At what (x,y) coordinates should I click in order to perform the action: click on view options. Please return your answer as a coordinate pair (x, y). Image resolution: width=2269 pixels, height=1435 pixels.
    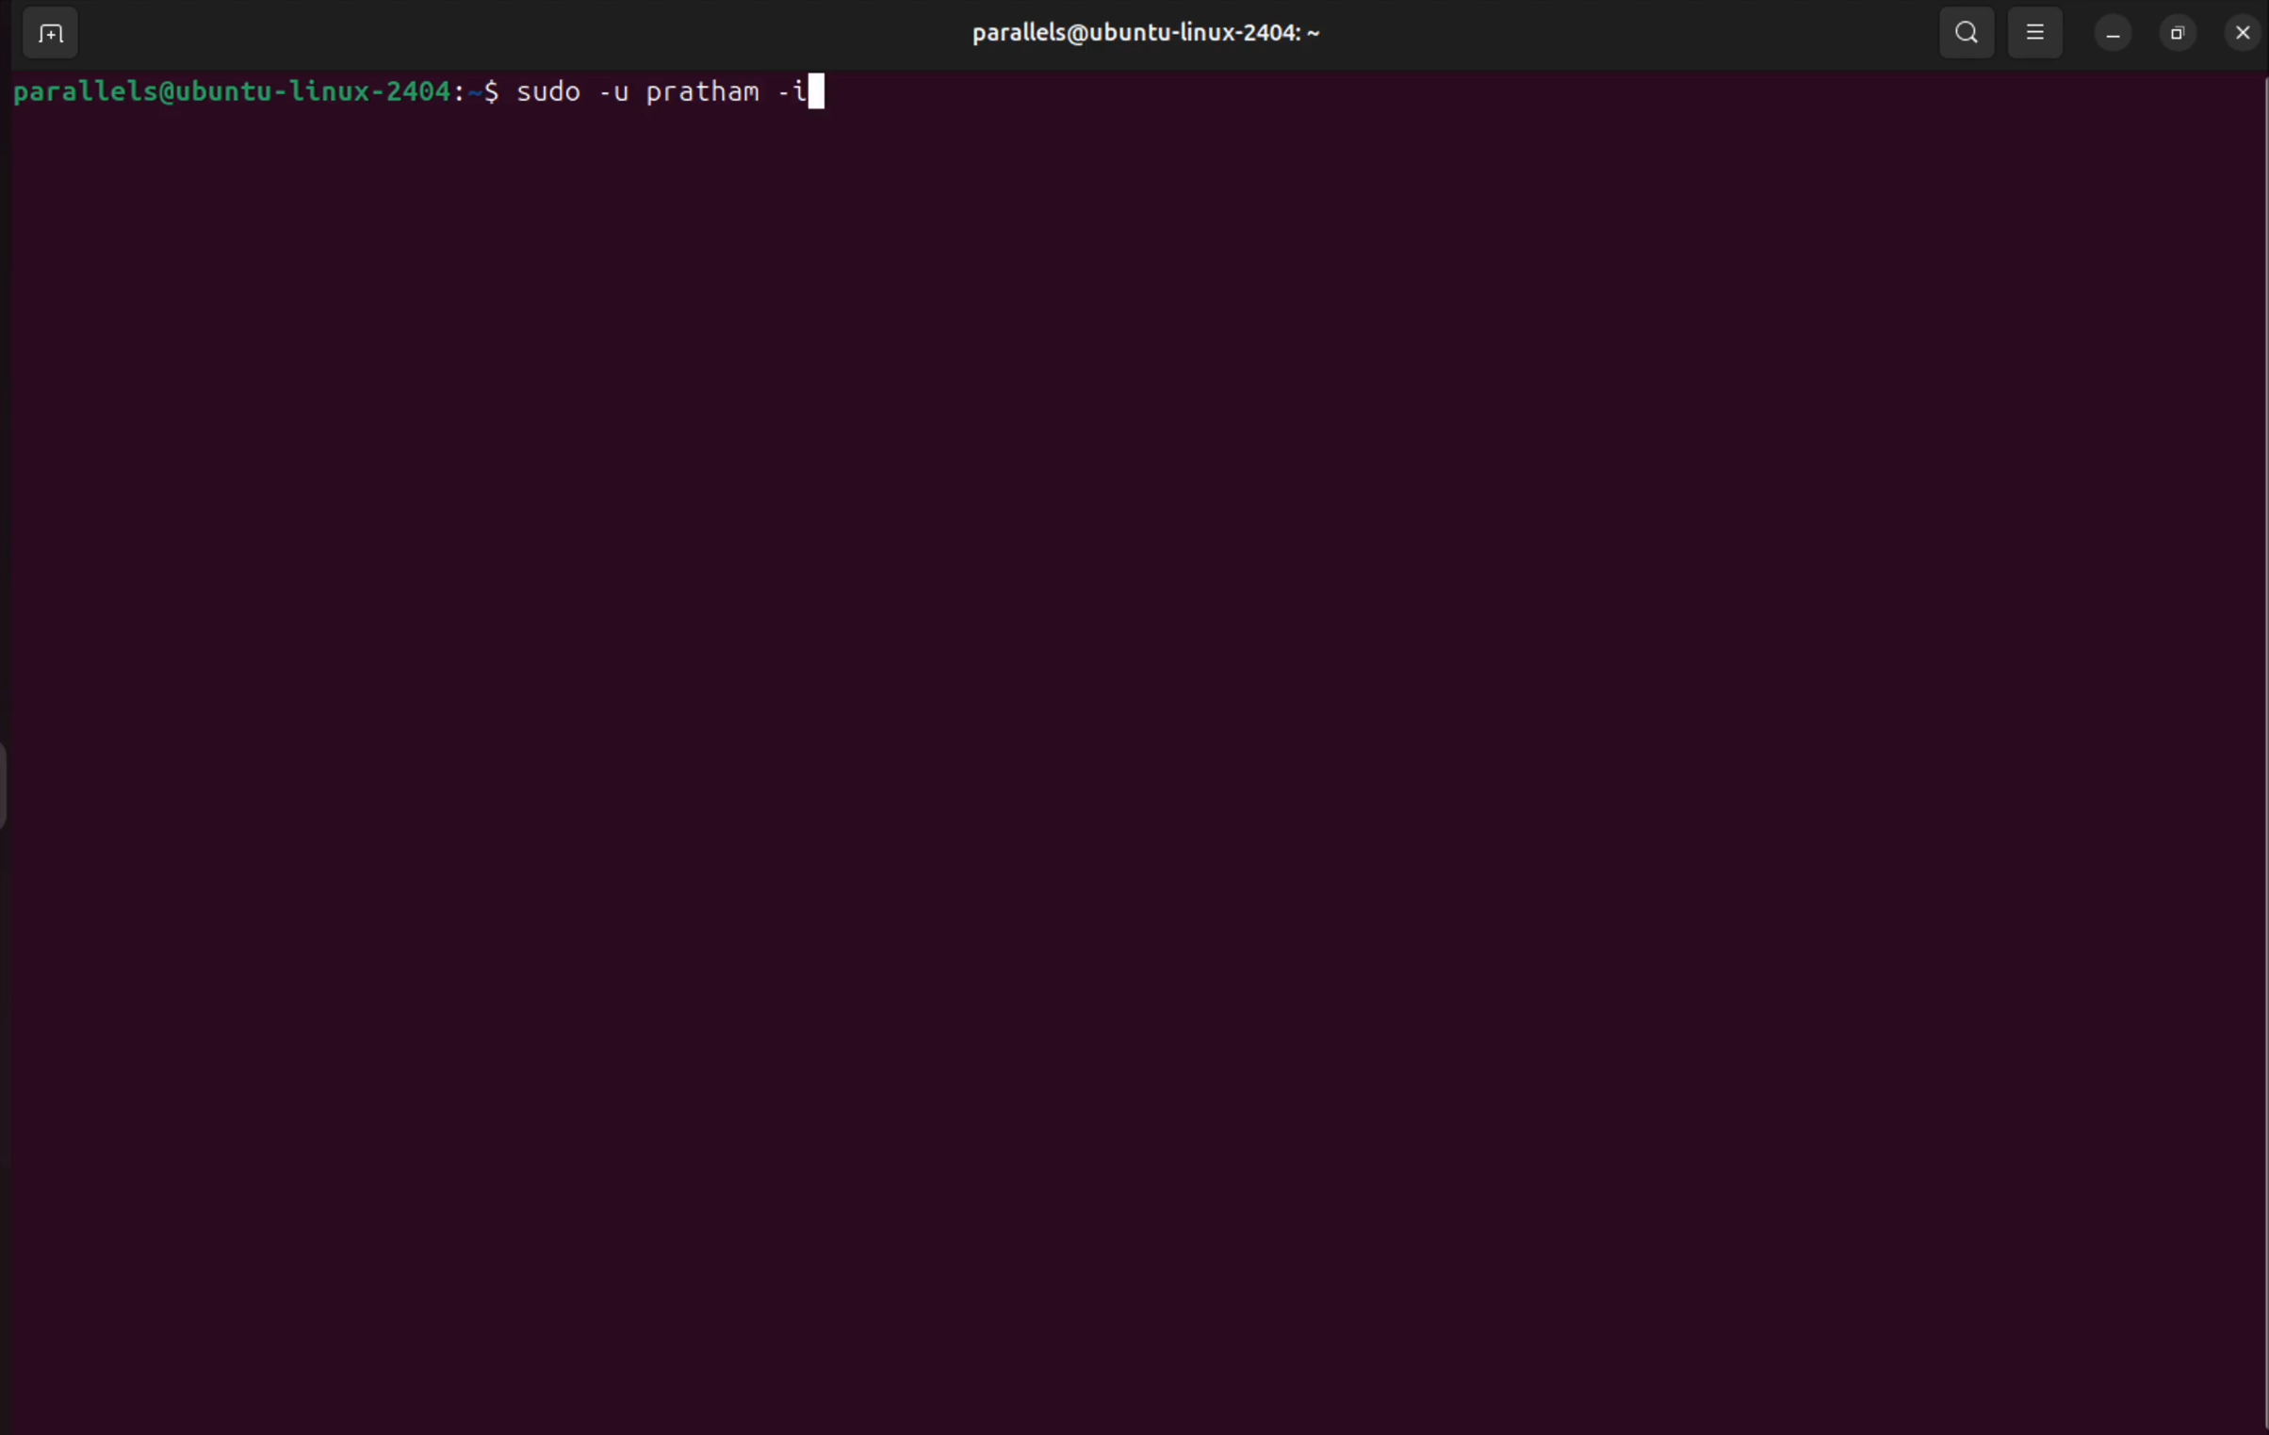
    Looking at the image, I should click on (2041, 28).